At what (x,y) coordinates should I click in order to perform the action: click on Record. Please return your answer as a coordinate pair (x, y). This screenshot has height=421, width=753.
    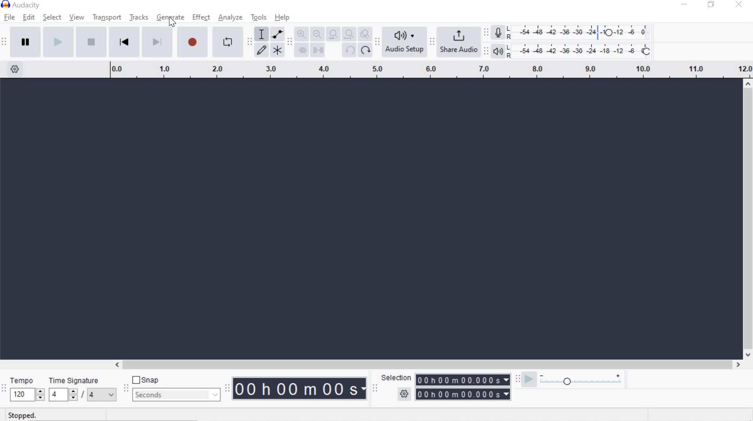
    Looking at the image, I should click on (195, 42).